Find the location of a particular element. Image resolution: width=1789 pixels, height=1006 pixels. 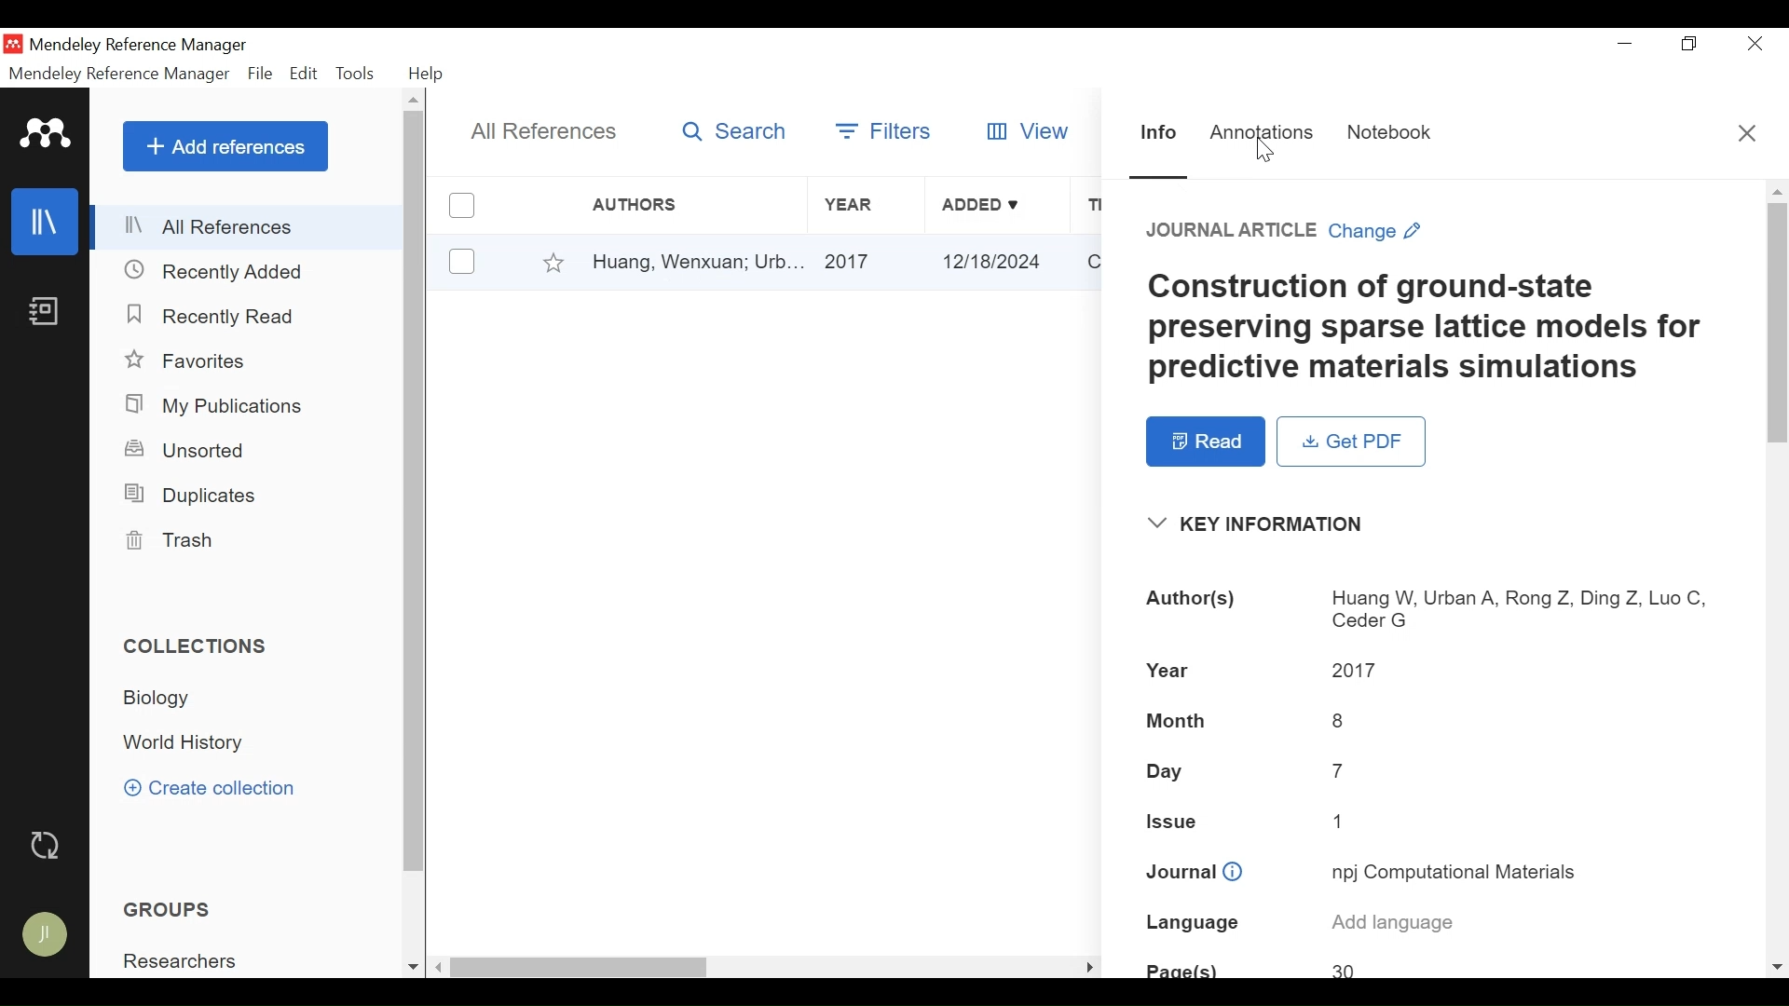

Mendeley Reference Manager is located at coordinates (119, 74).